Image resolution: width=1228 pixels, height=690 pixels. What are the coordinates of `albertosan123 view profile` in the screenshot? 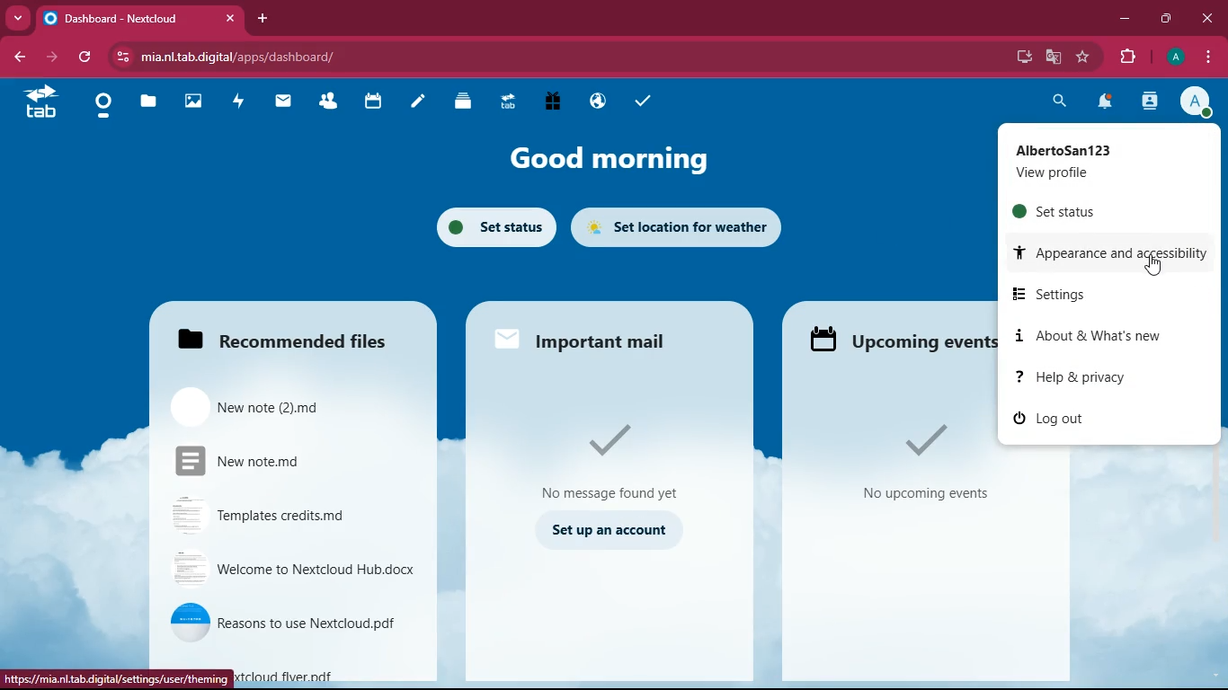 It's located at (1102, 159).